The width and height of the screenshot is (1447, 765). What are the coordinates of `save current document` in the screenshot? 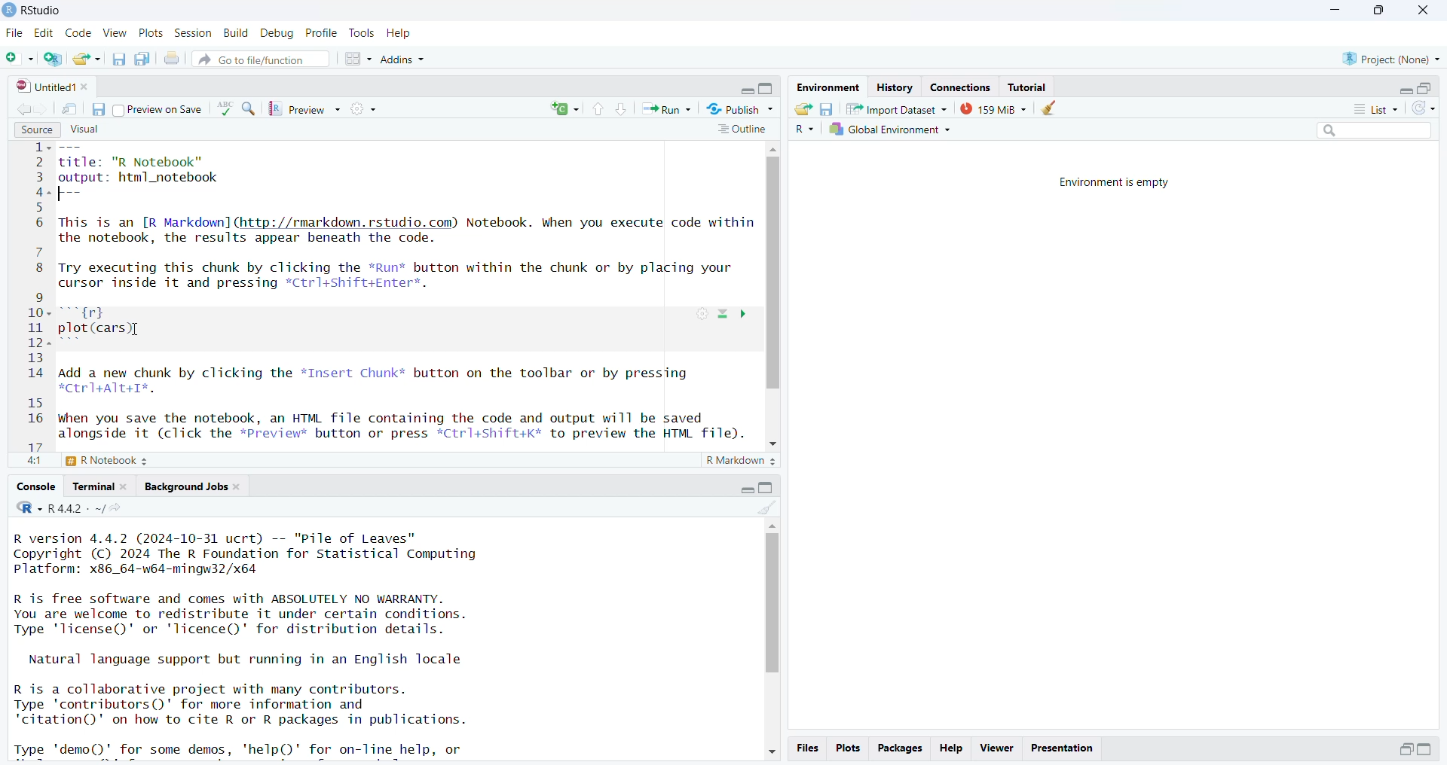 It's located at (121, 59).